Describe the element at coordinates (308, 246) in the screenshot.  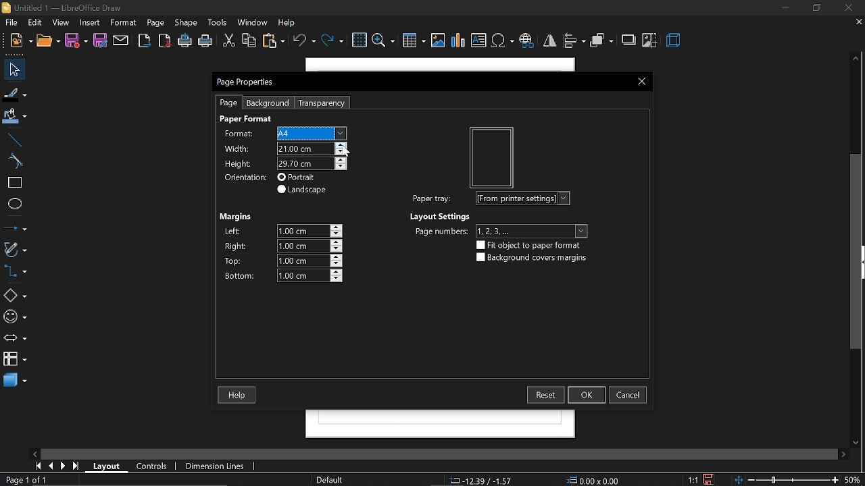
I see `1.00cm` at that location.